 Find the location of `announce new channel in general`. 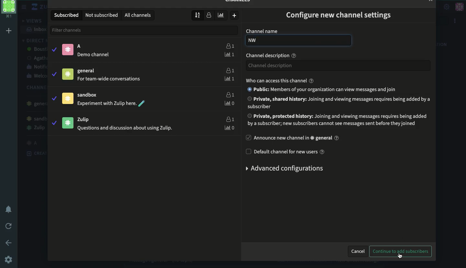

announce new channel in general is located at coordinates (294, 138).